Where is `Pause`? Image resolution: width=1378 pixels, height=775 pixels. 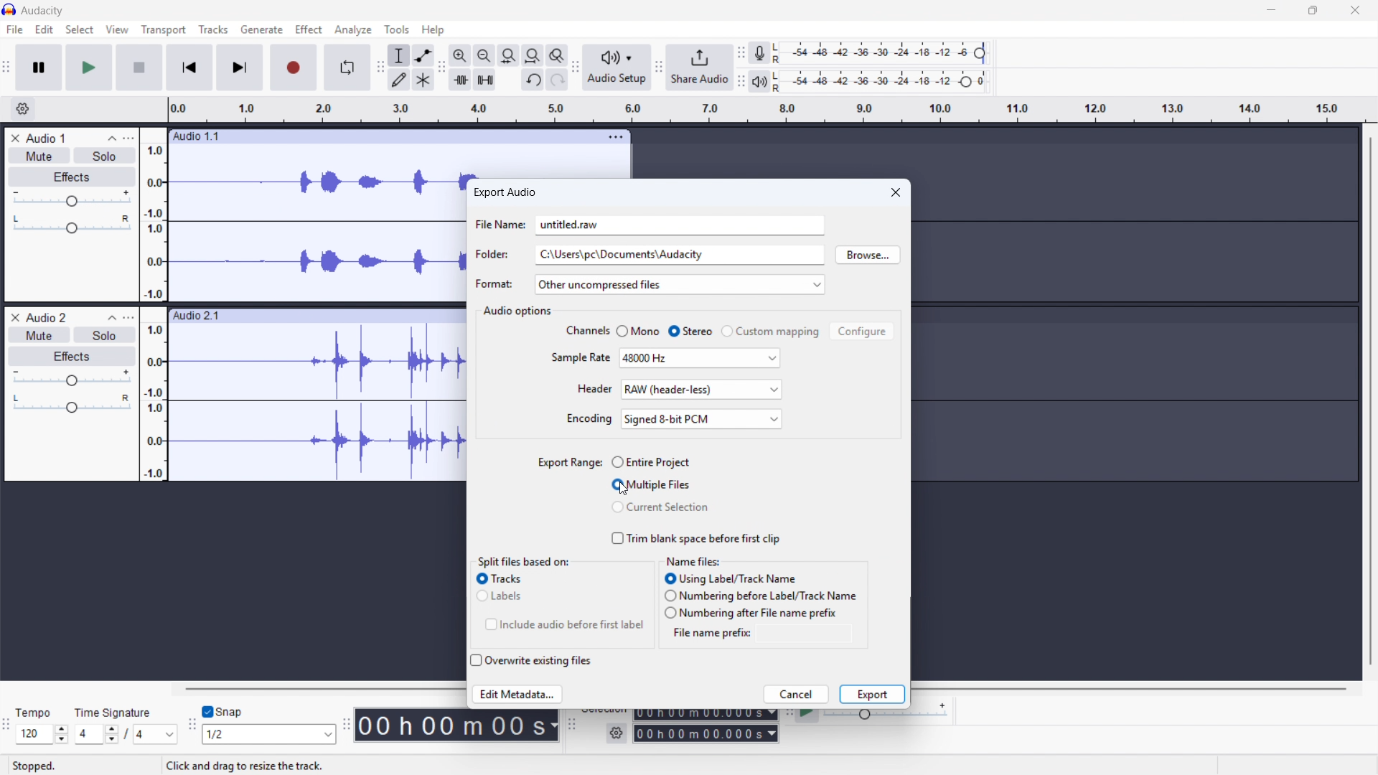 Pause is located at coordinates (39, 67).